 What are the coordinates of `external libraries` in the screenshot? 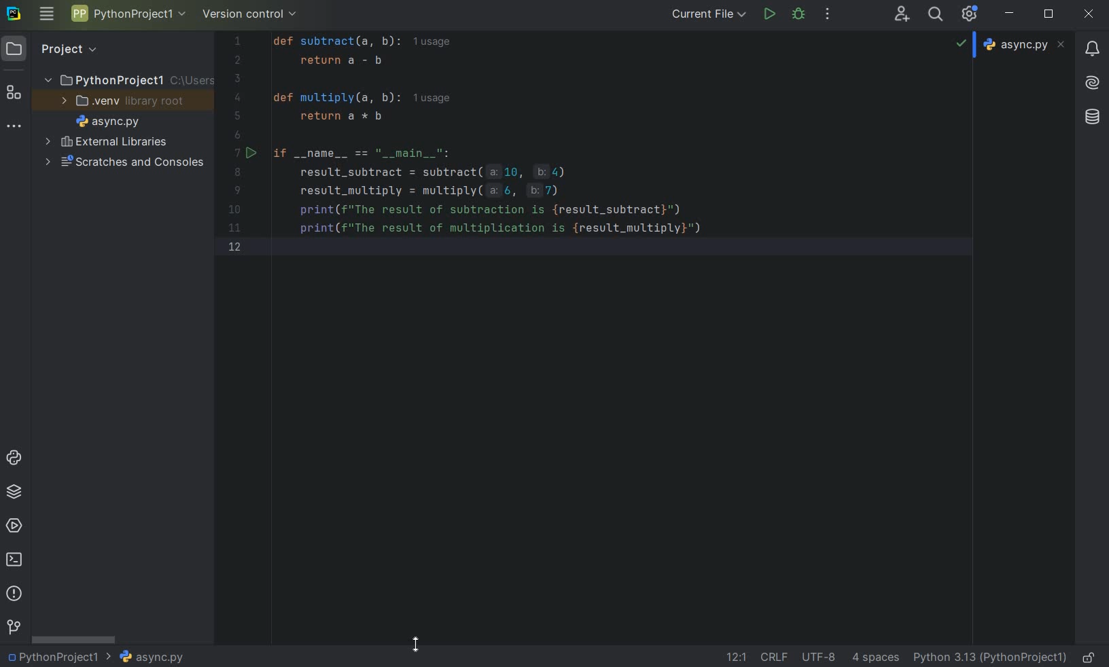 It's located at (108, 141).